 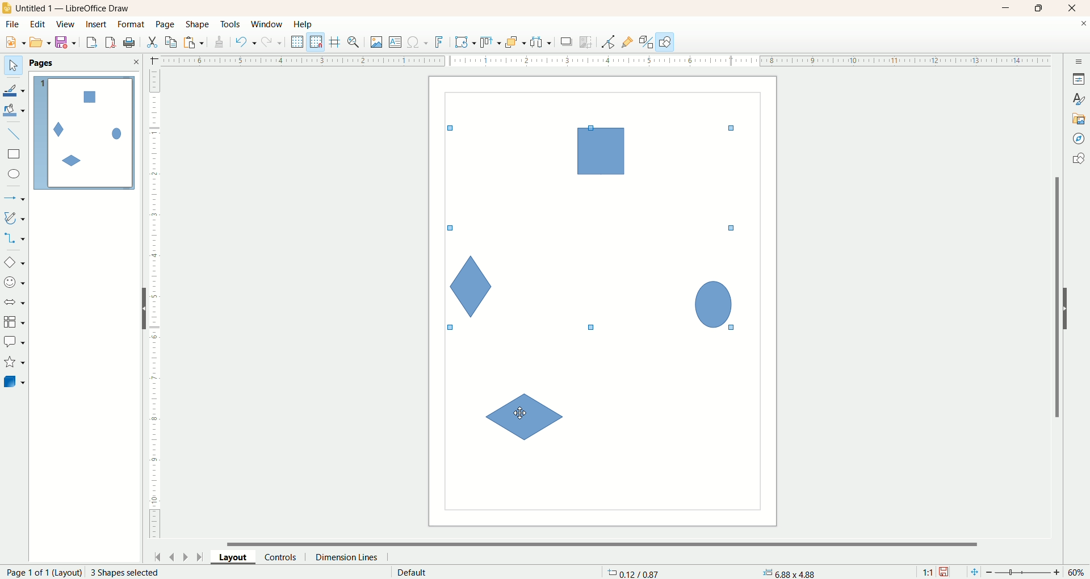 What do you see at coordinates (154, 307) in the screenshot?
I see `scale bar` at bounding box center [154, 307].